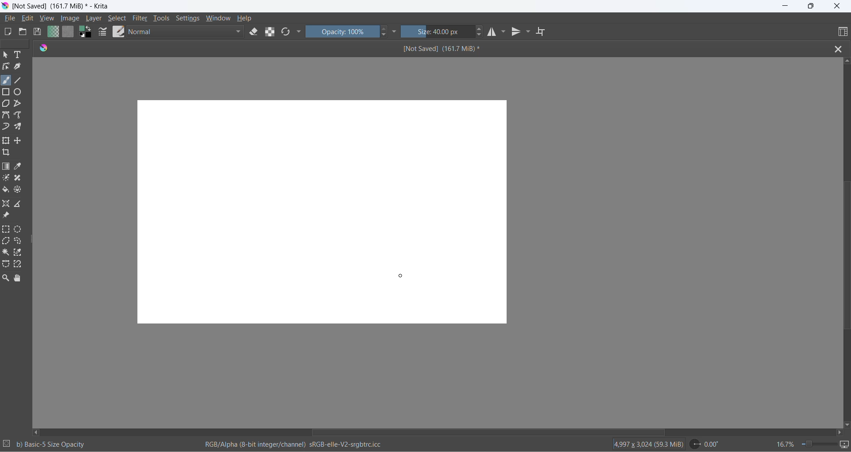 The width and height of the screenshot is (851, 452). I want to click on colorize mask tool, so click(7, 178).